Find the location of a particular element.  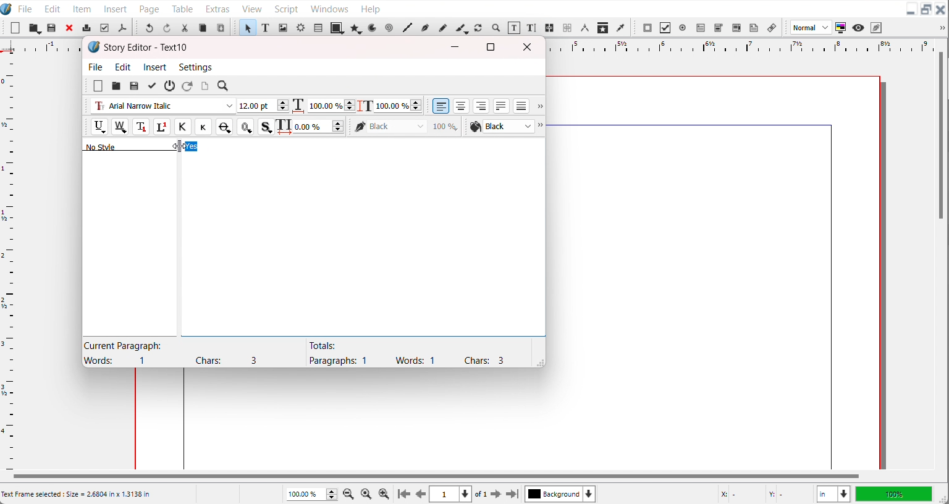

Remove underline is located at coordinates (119, 127).